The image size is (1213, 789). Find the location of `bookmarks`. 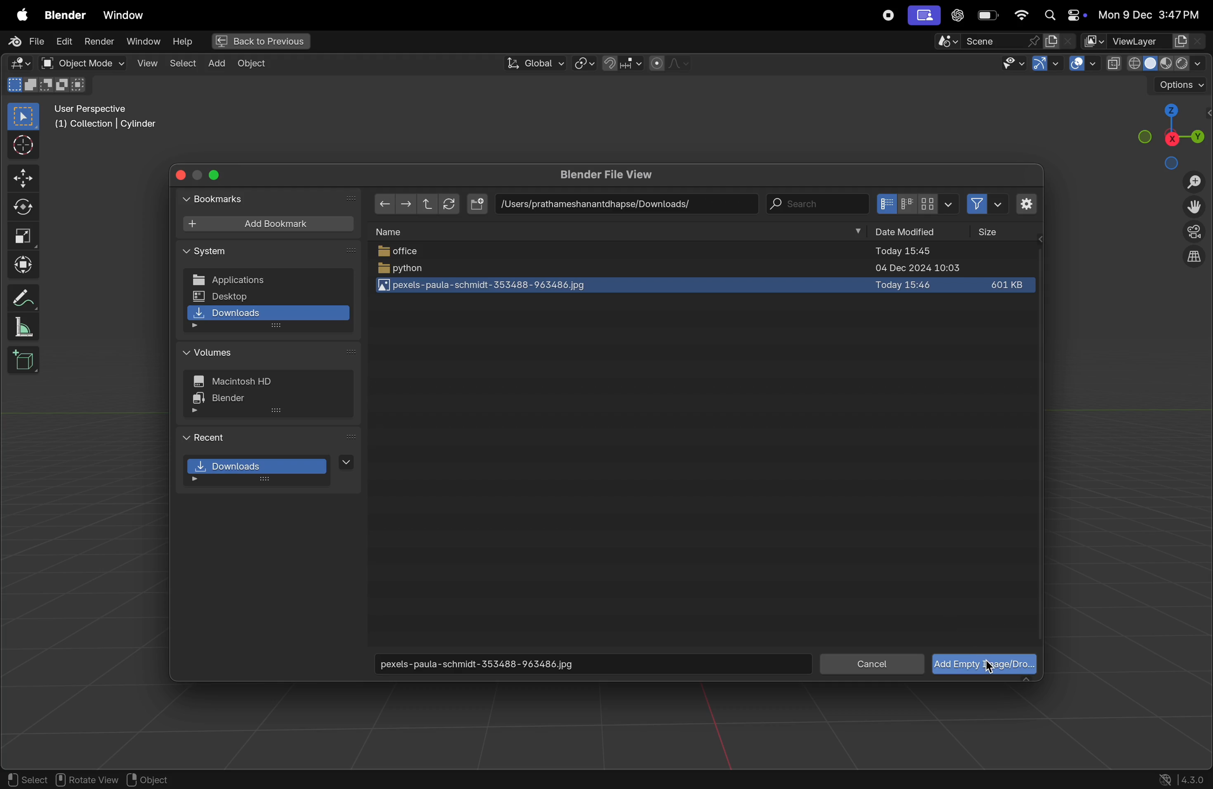

bookmarks is located at coordinates (216, 199).